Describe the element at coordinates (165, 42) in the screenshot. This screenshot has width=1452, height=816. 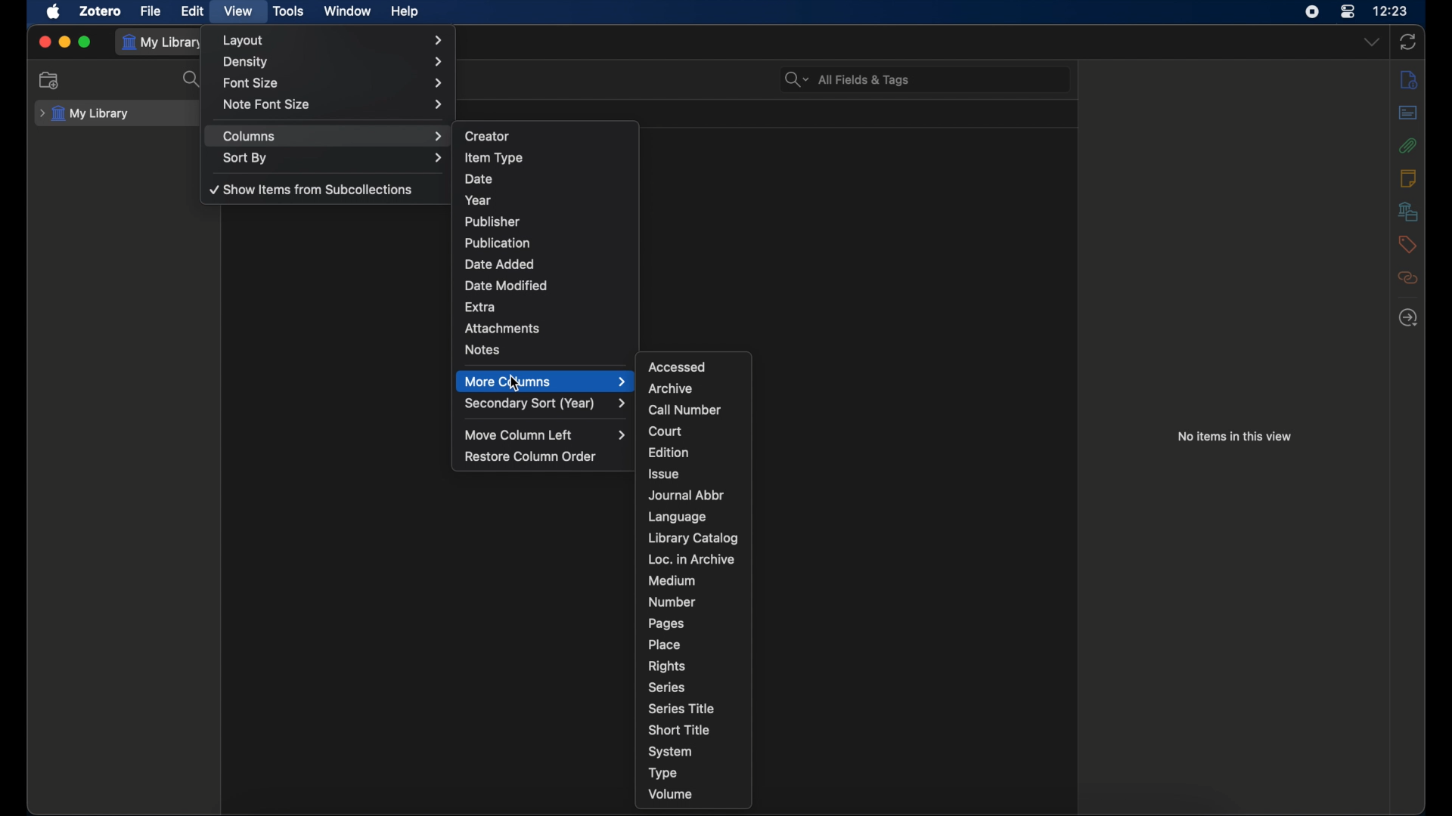
I see `my library` at that location.